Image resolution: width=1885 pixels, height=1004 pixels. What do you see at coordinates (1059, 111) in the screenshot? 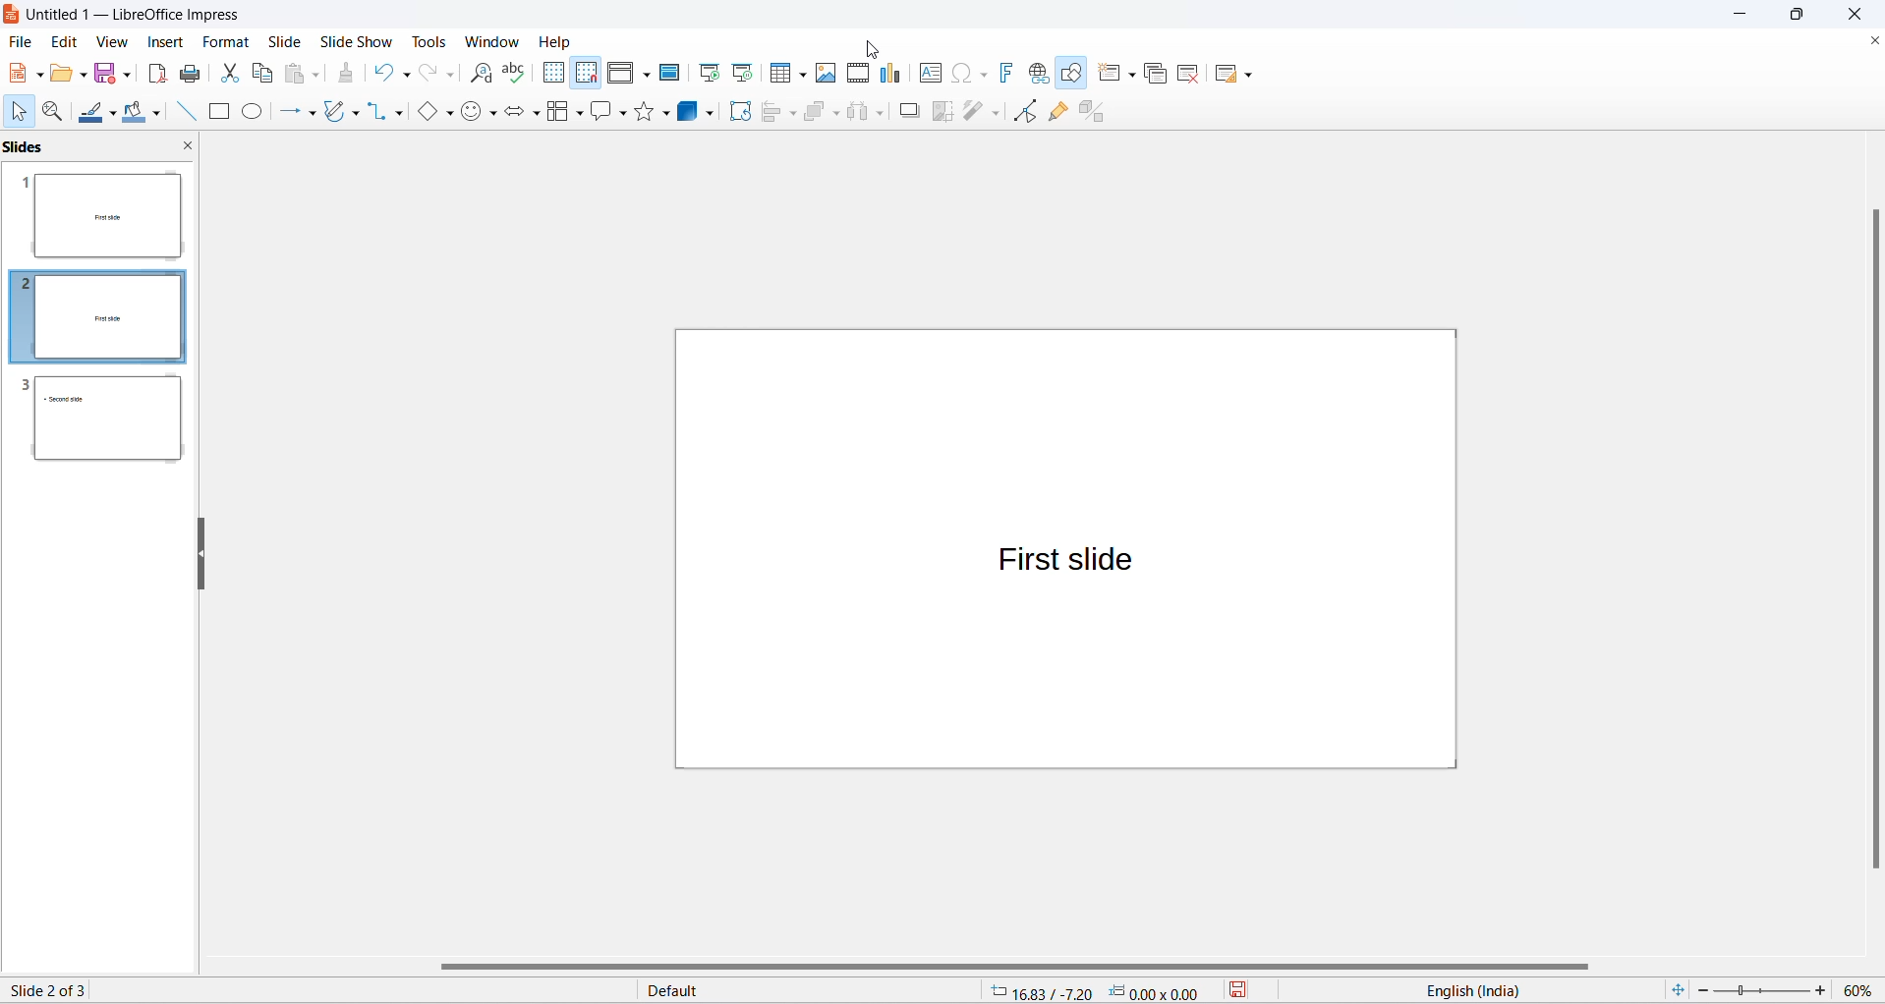
I see `show gluepoint functions` at bounding box center [1059, 111].